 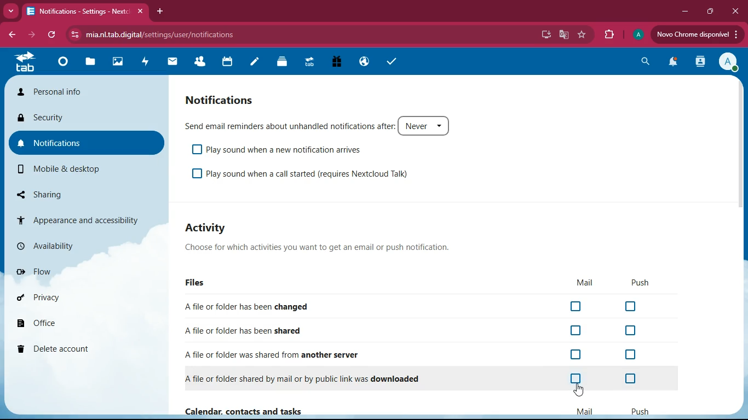 I want to click on appearance, so click(x=82, y=218).